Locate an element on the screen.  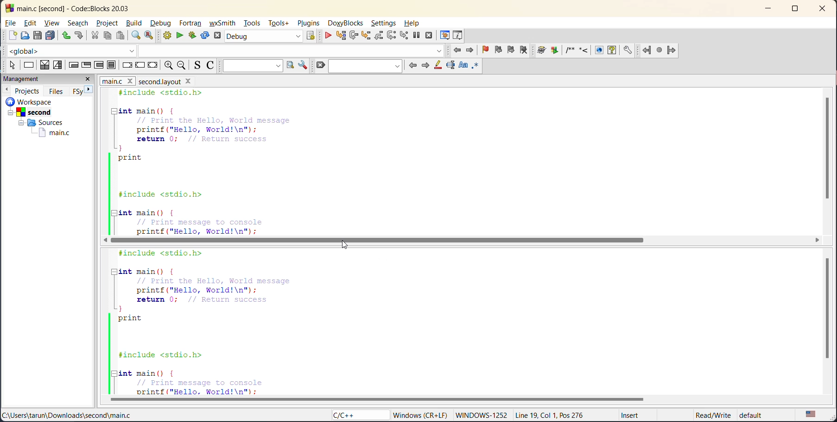
run search is located at coordinates (289, 65).